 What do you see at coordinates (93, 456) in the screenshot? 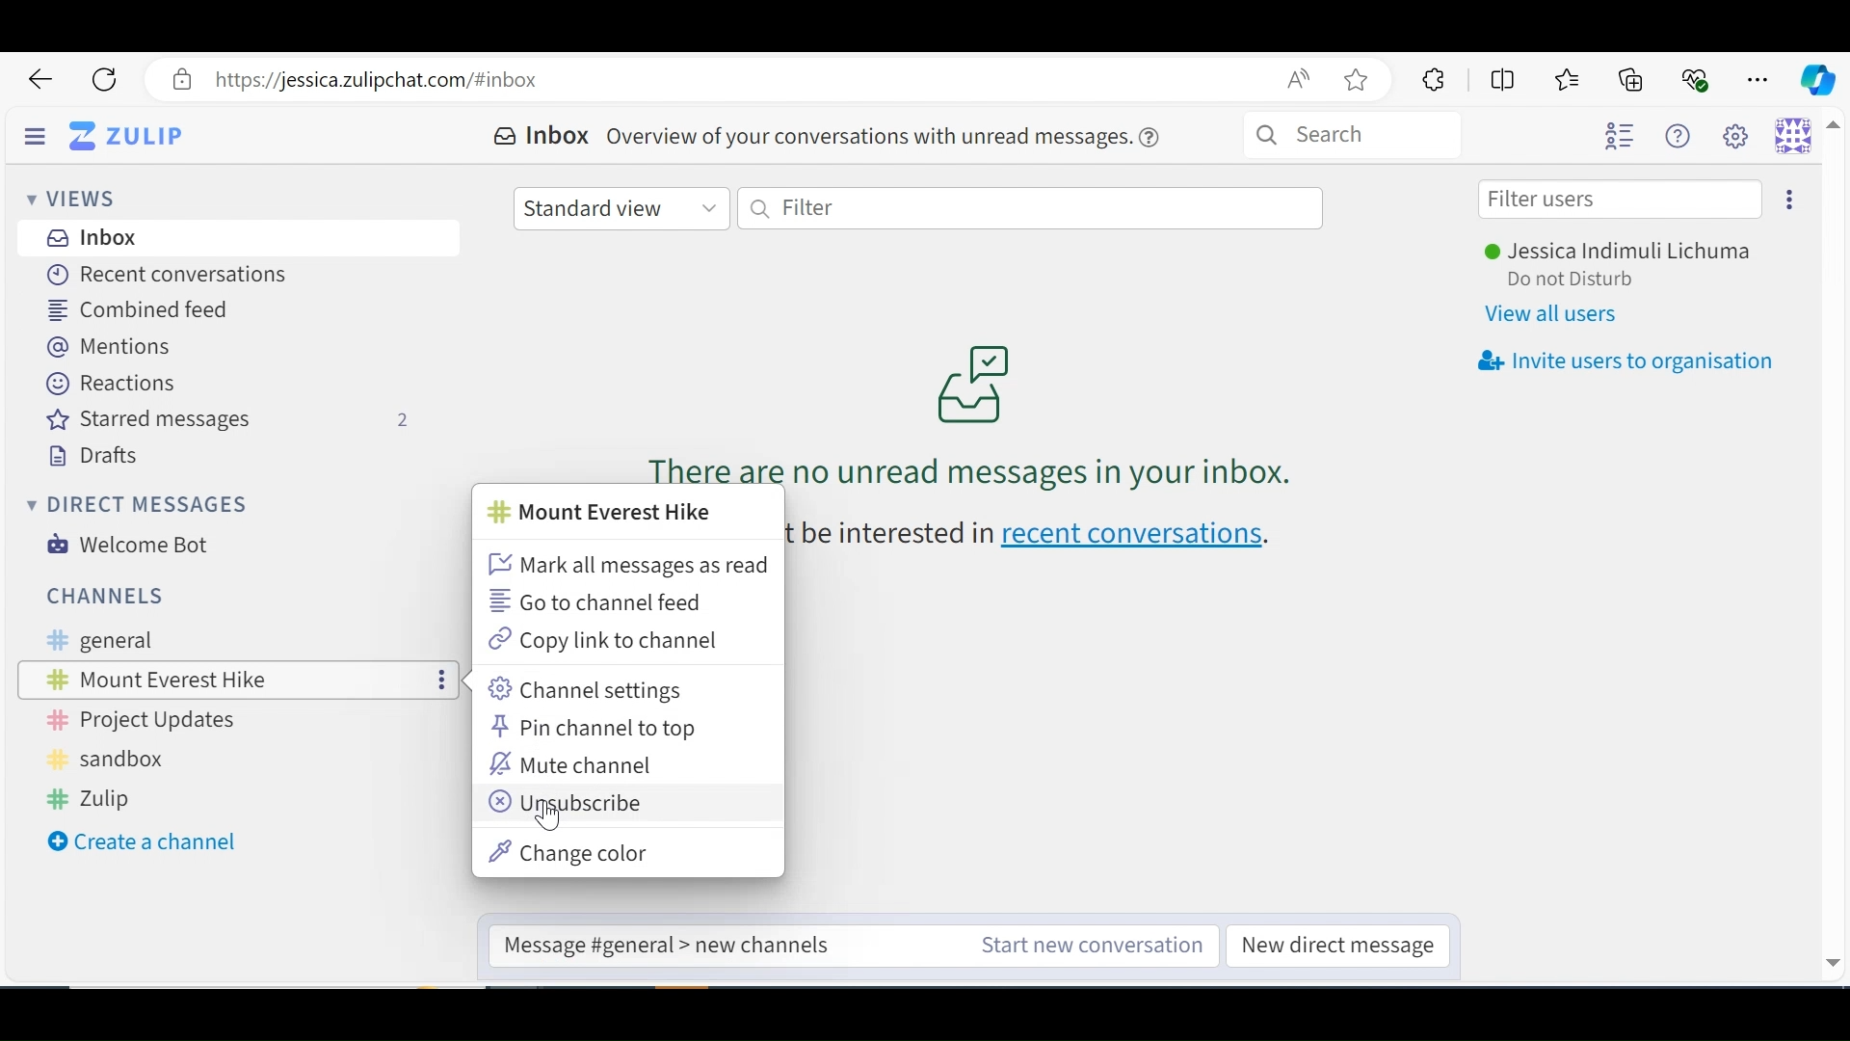
I see `Drafts` at bounding box center [93, 456].